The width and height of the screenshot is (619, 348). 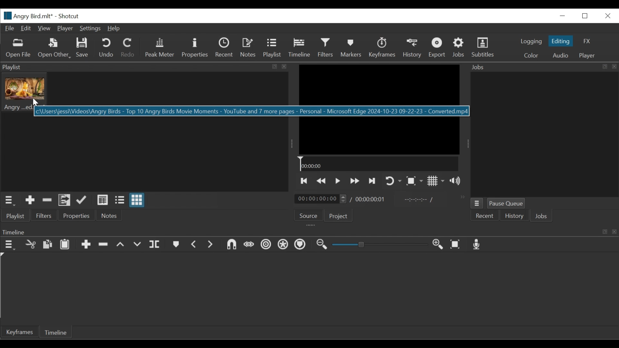 I want to click on Notes, so click(x=248, y=47).